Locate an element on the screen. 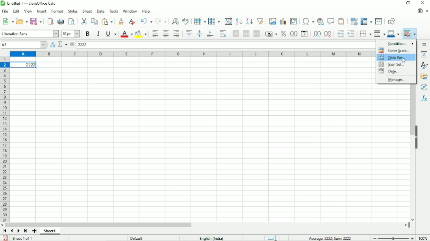  Average: 2222; Sum: 2222 is located at coordinates (330, 238).